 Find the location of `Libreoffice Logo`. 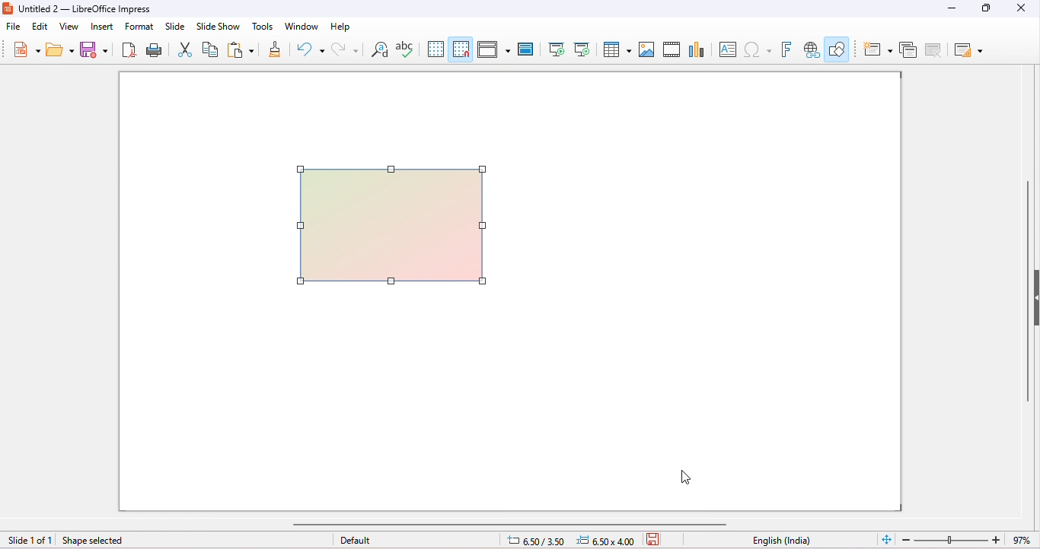

Libreoffice Logo is located at coordinates (7, 7).